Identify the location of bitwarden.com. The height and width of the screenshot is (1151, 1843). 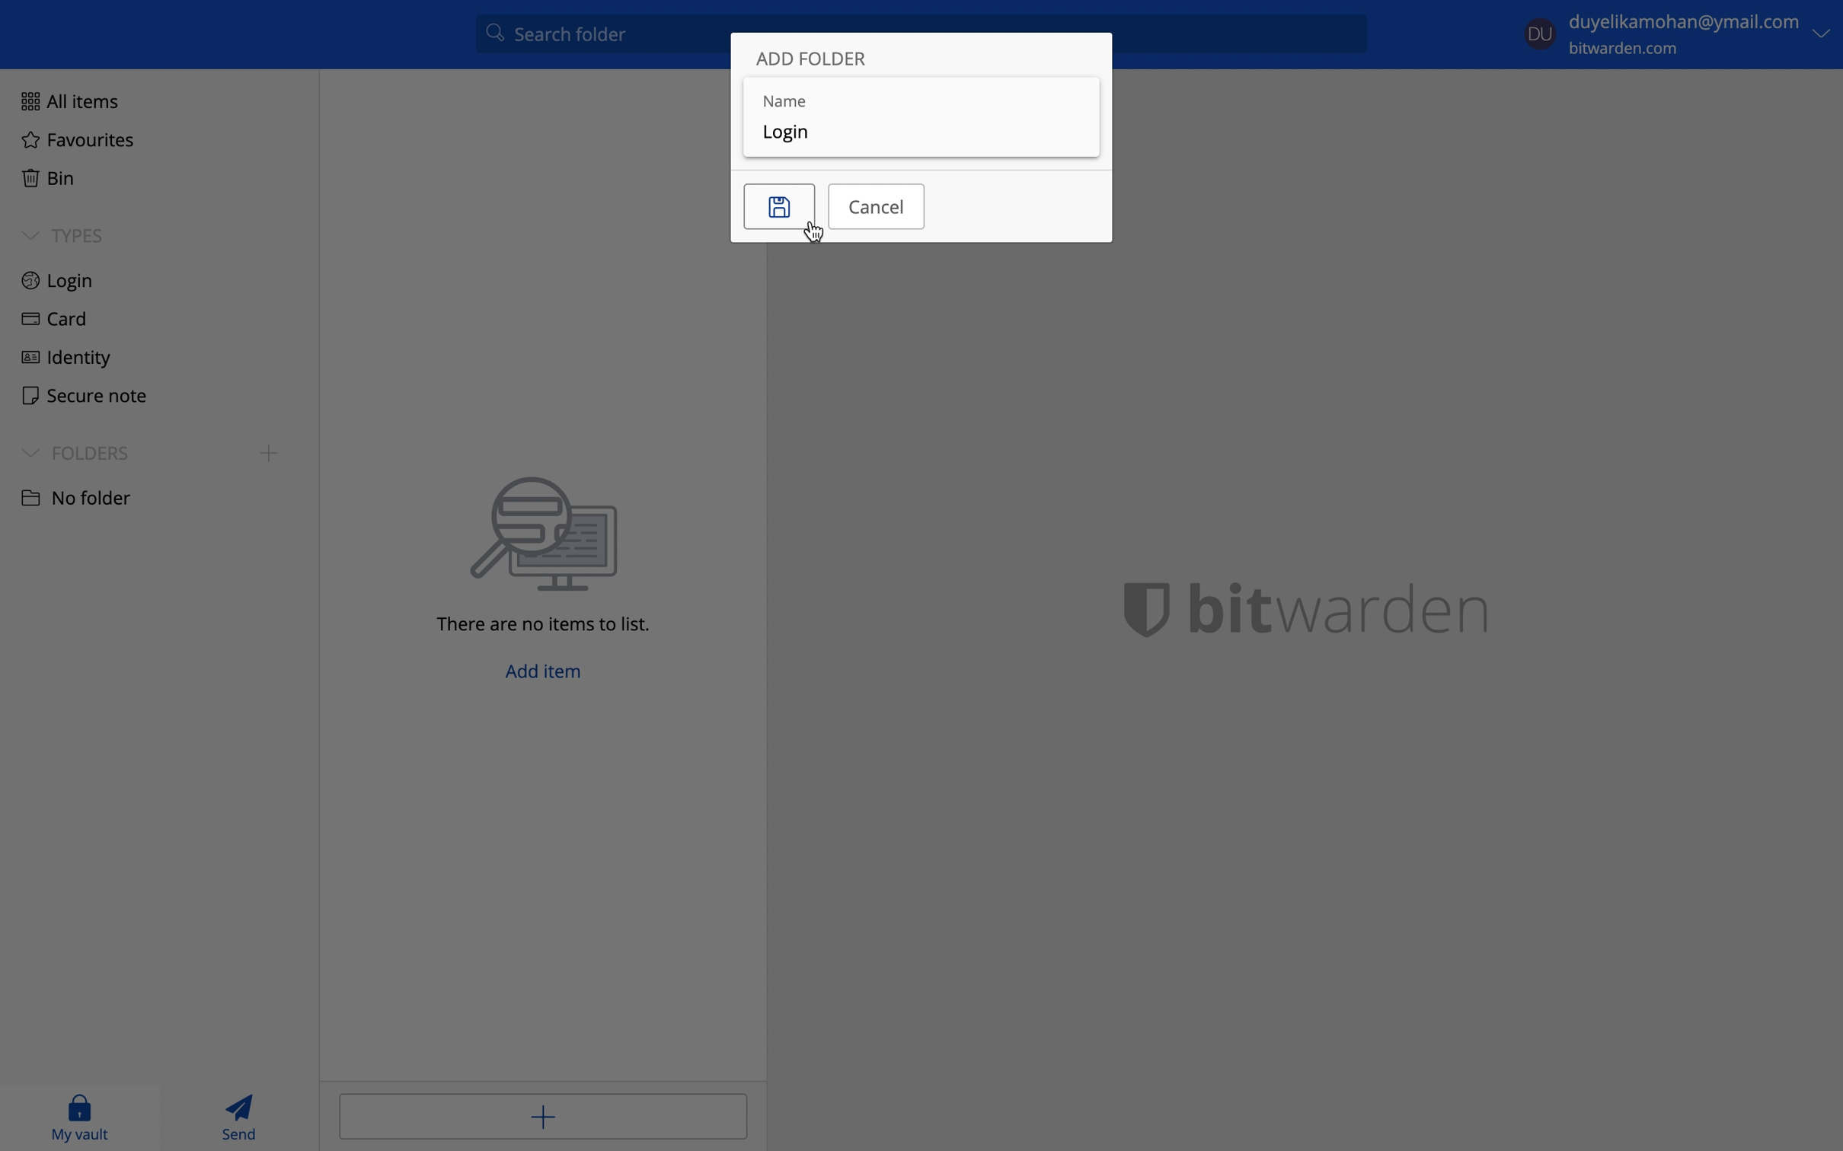
(1631, 49).